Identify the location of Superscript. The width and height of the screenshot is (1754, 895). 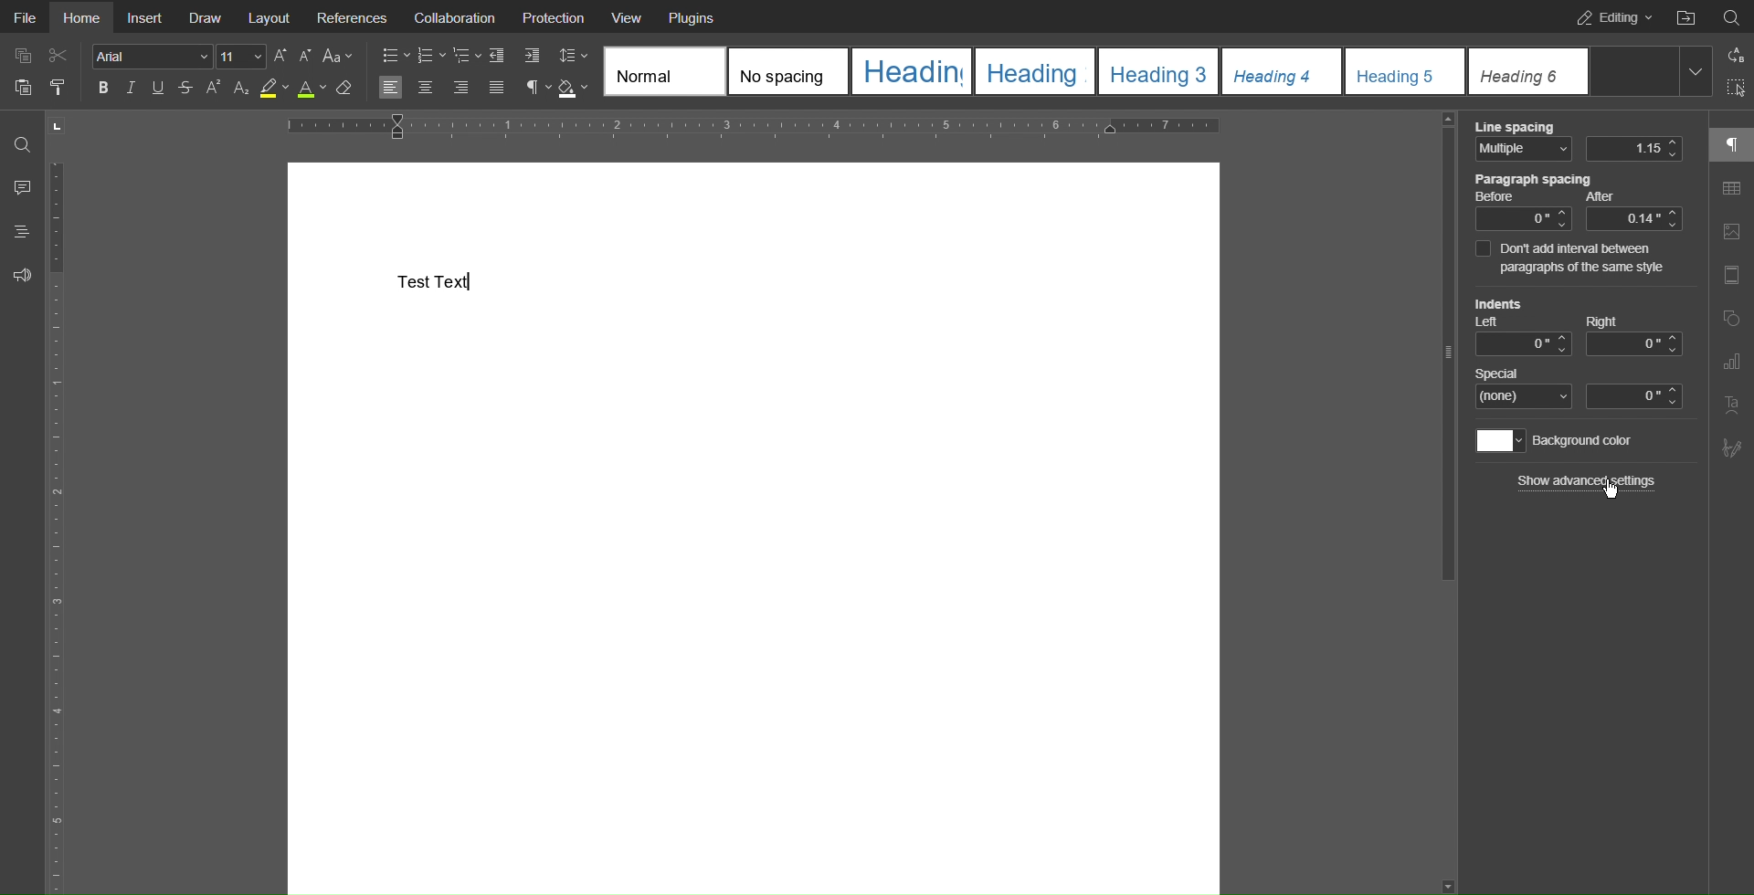
(213, 89).